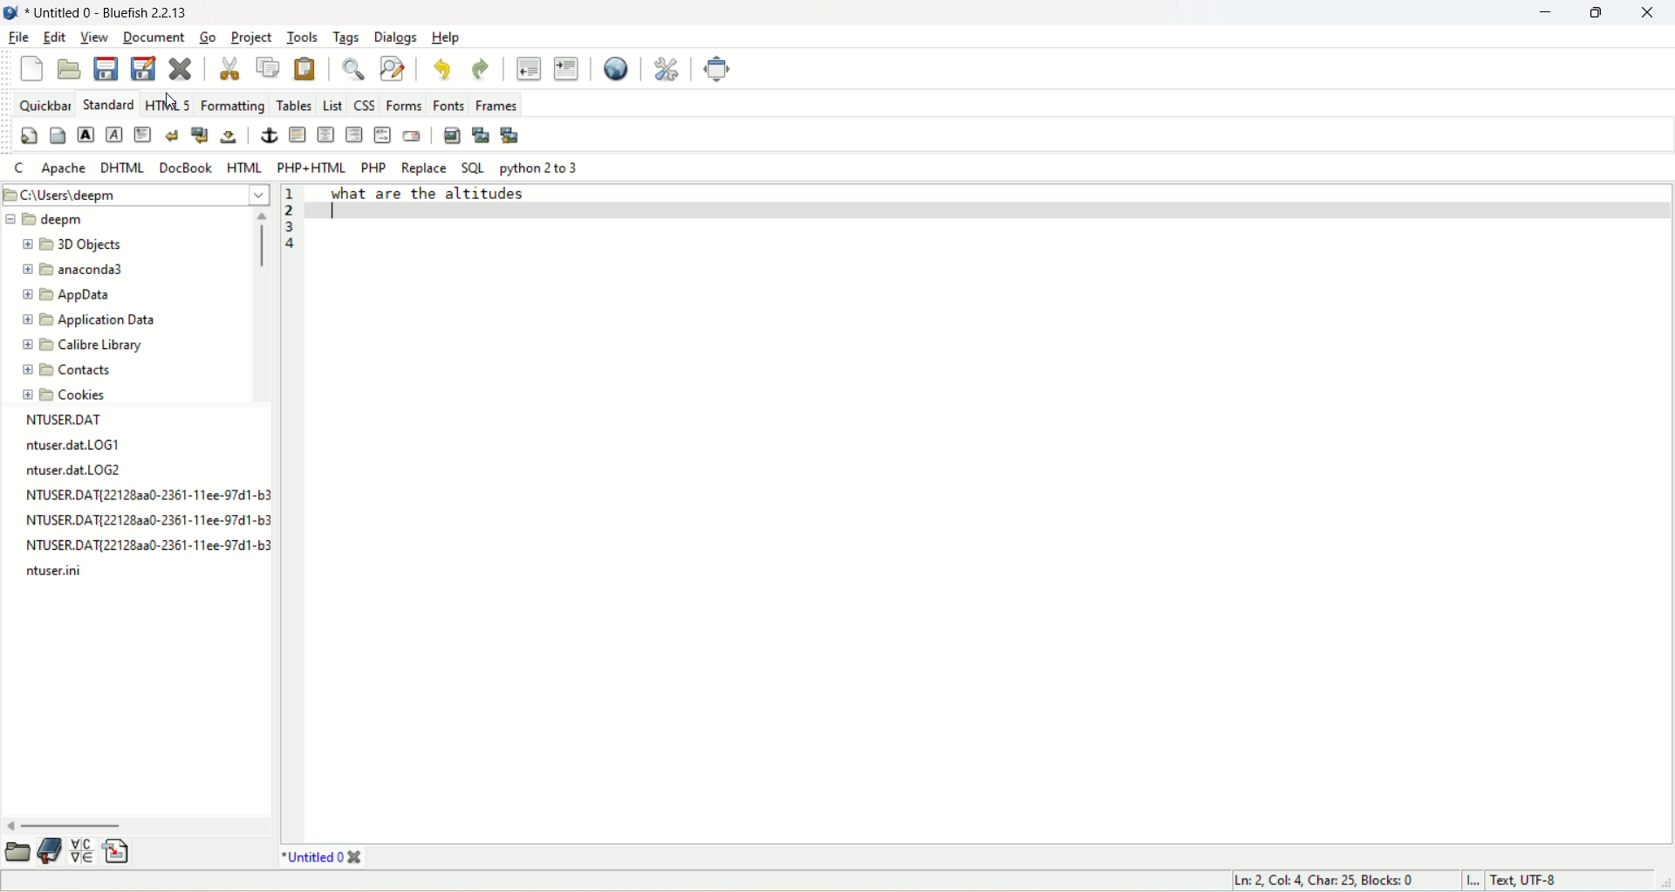 This screenshot has width=1675, height=892. I want to click on open, so click(19, 853).